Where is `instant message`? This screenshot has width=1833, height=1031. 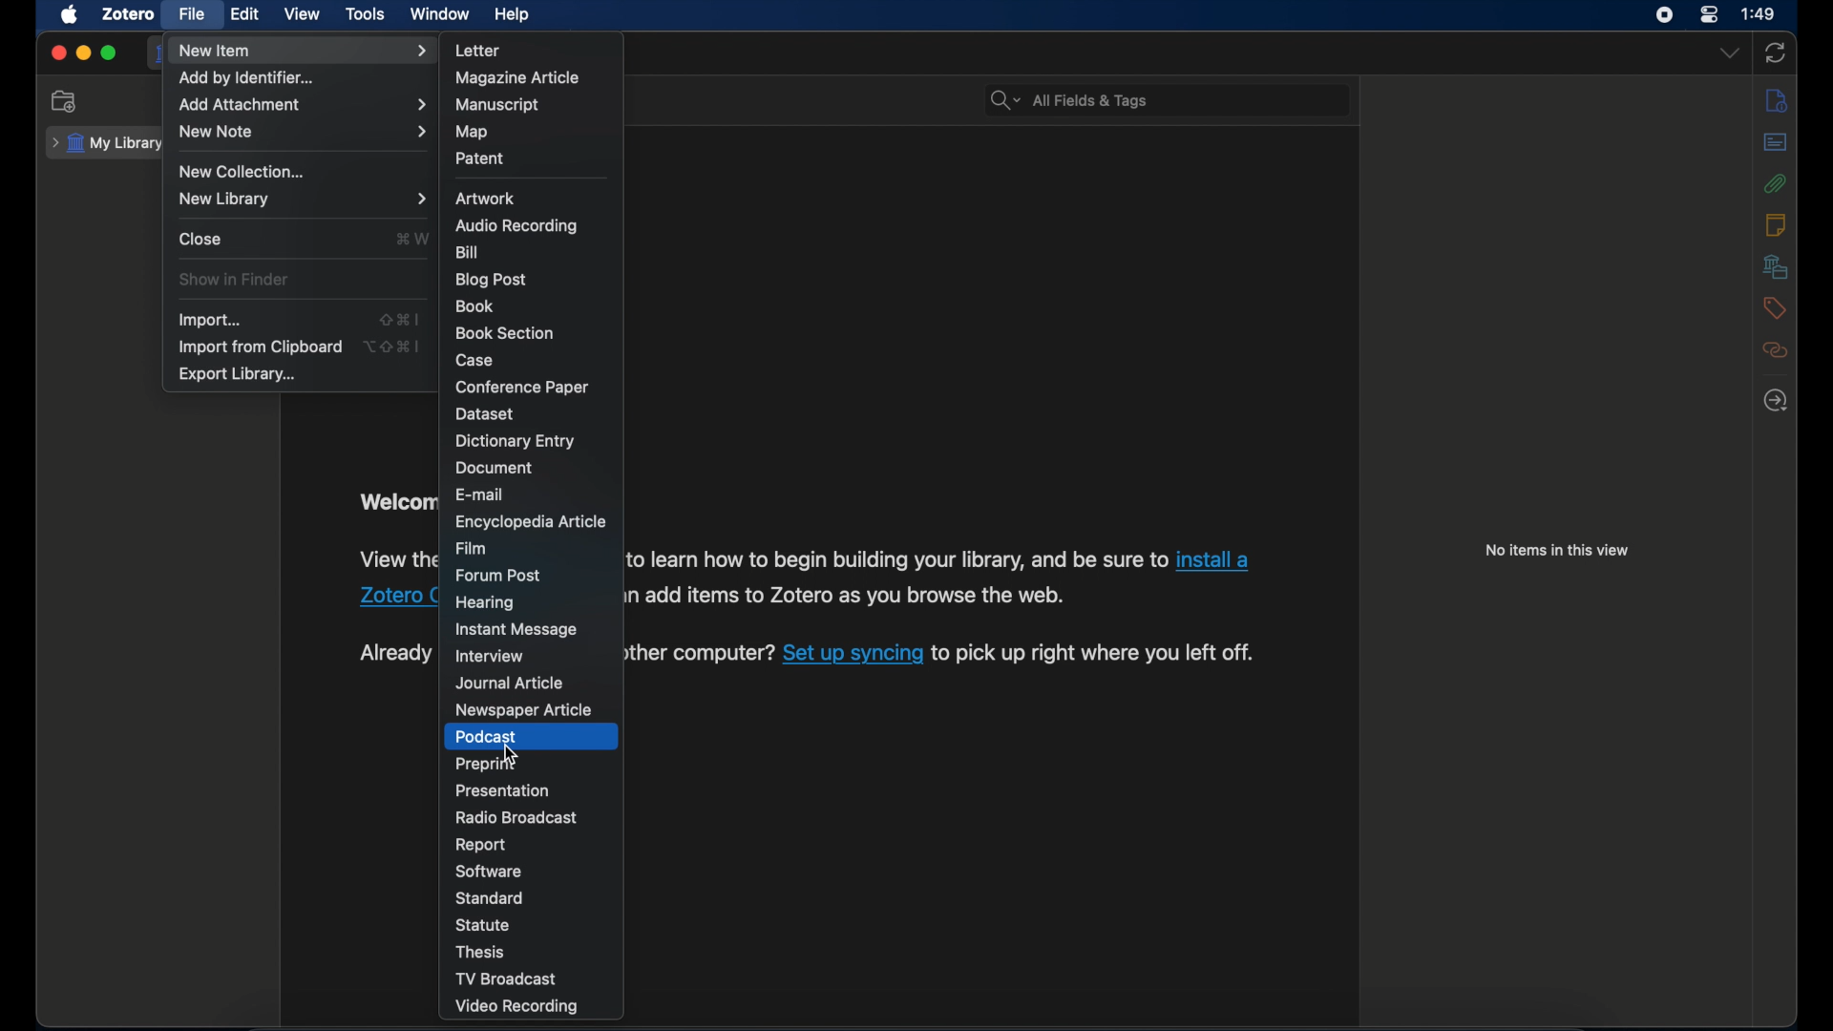 instant message is located at coordinates (516, 629).